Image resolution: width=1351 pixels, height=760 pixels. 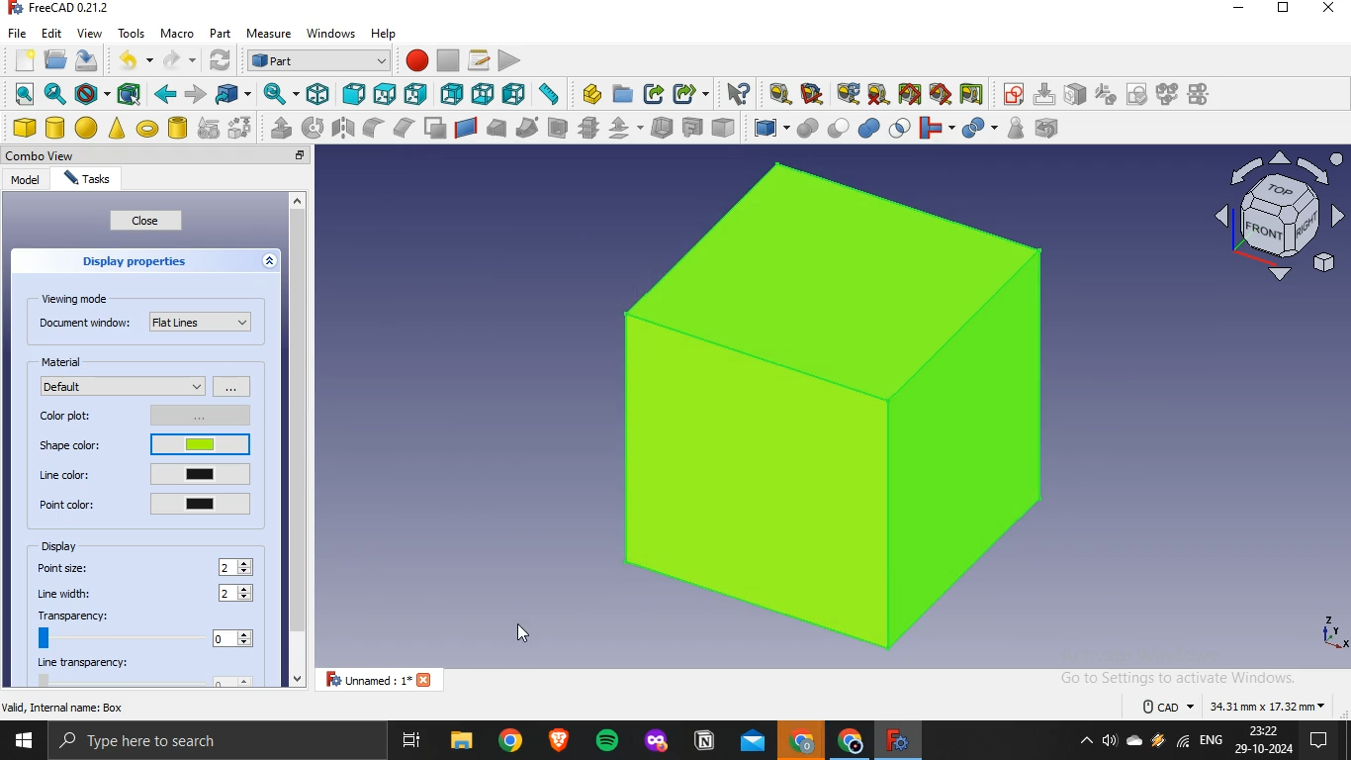 I want to click on rear, so click(x=453, y=92).